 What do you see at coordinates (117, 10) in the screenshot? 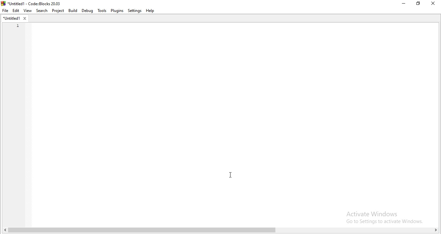
I see `Plugins ` at bounding box center [117, 10].